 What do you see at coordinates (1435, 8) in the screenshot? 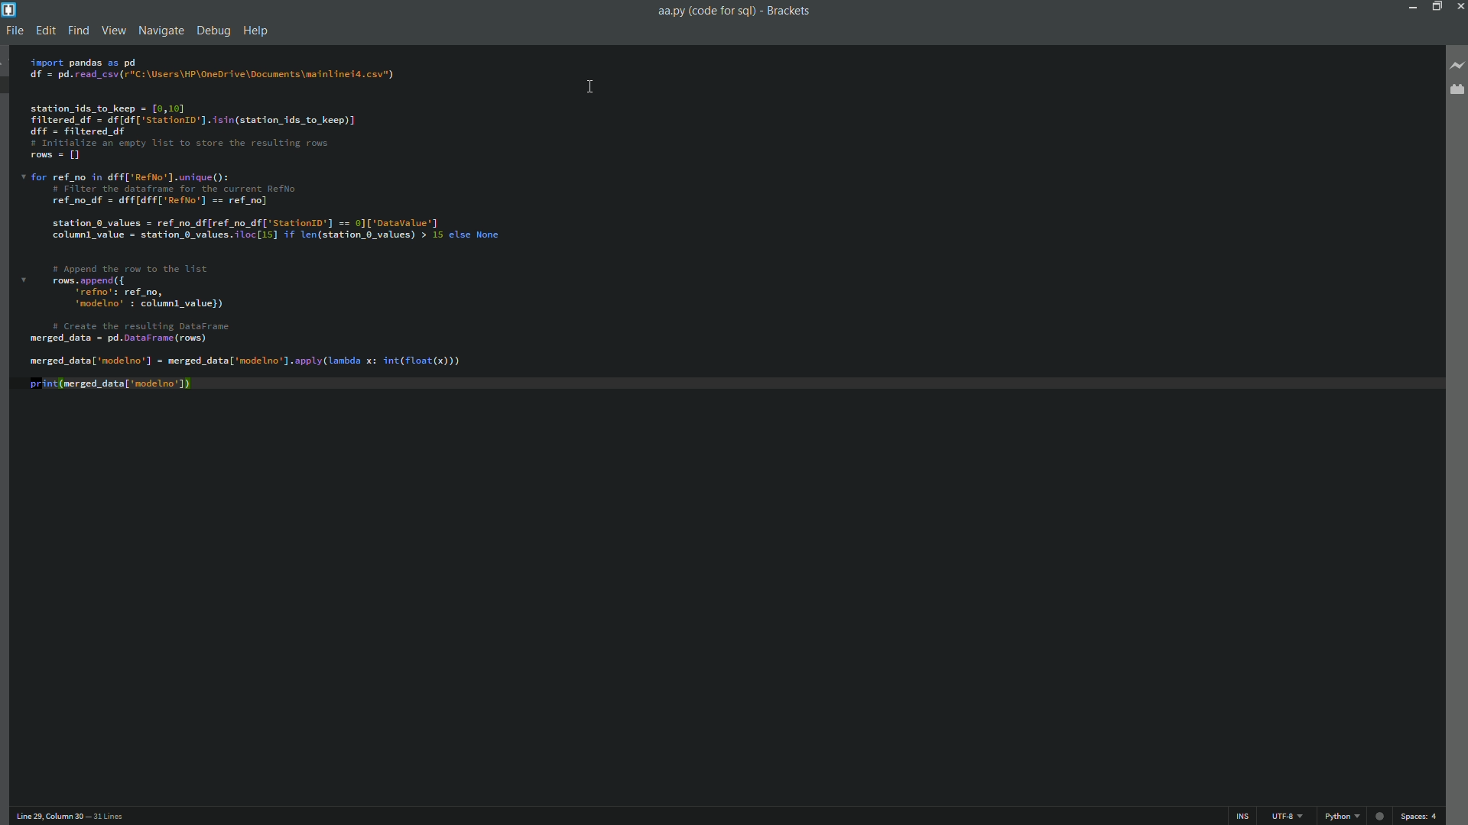
I see `maximize button` at bounding box center [1435, 8].